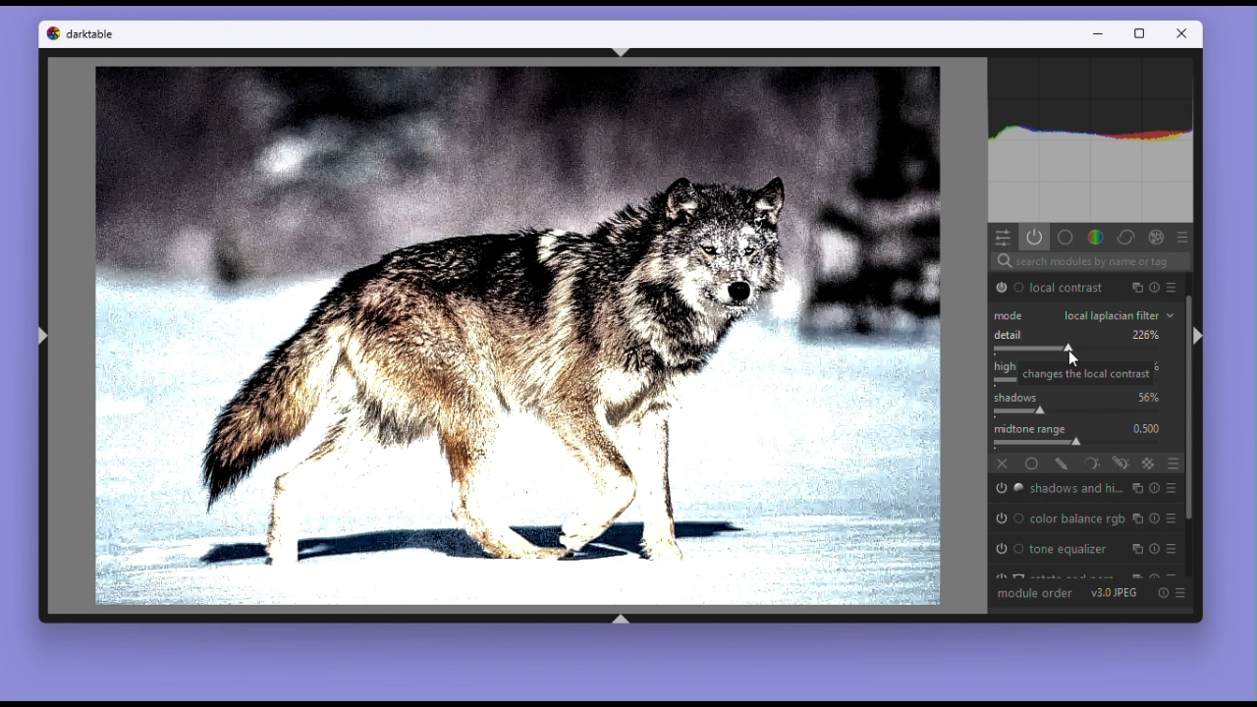  Describe the element at coordinates (1181, 237) in the screenshot. I see `Preset` at that location.